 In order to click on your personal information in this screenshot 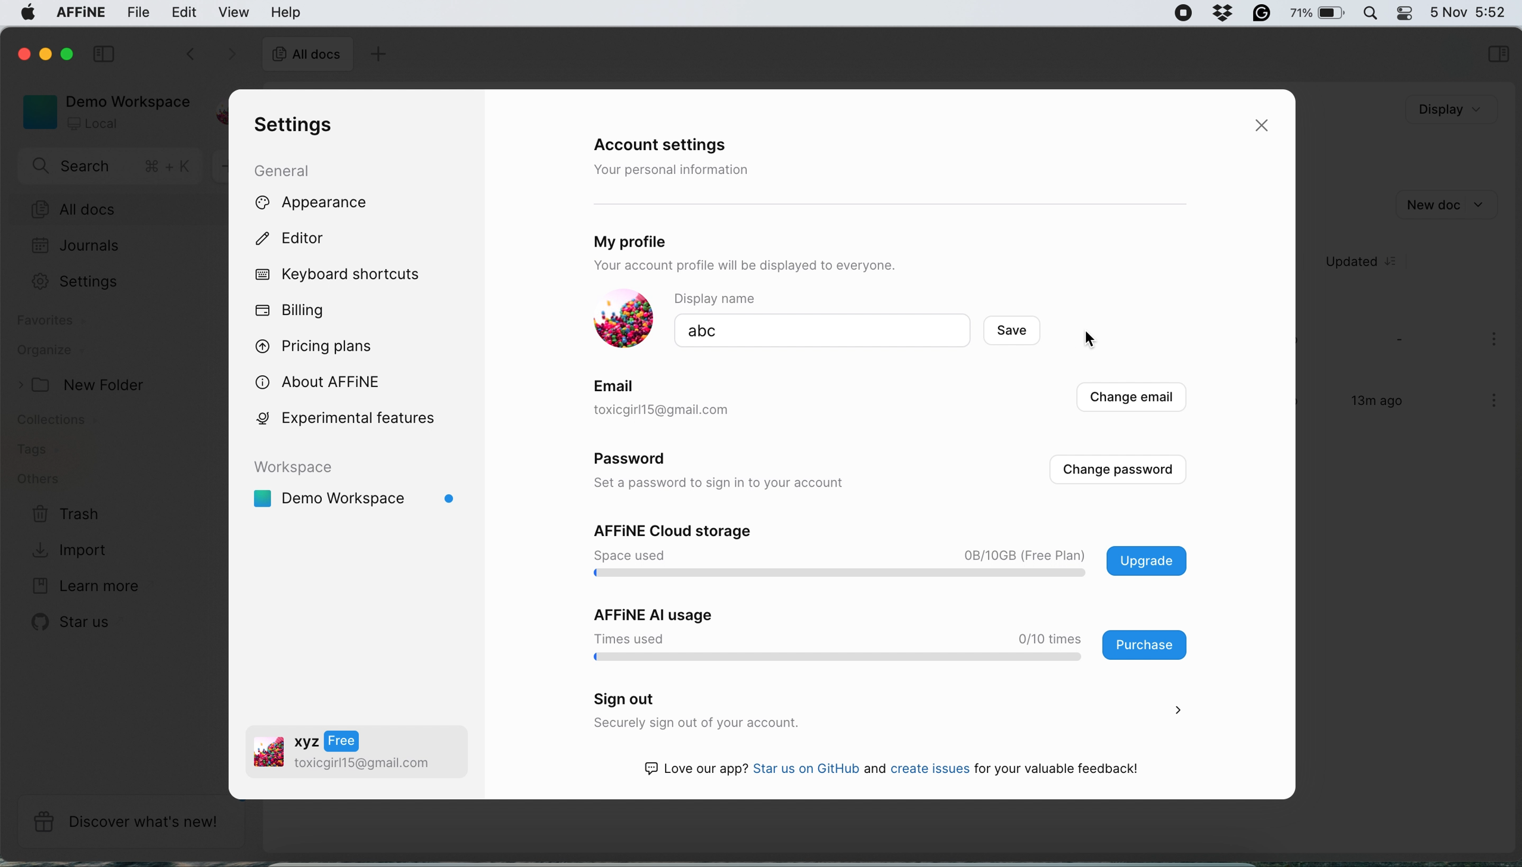, I will do `click(676, 170)`.